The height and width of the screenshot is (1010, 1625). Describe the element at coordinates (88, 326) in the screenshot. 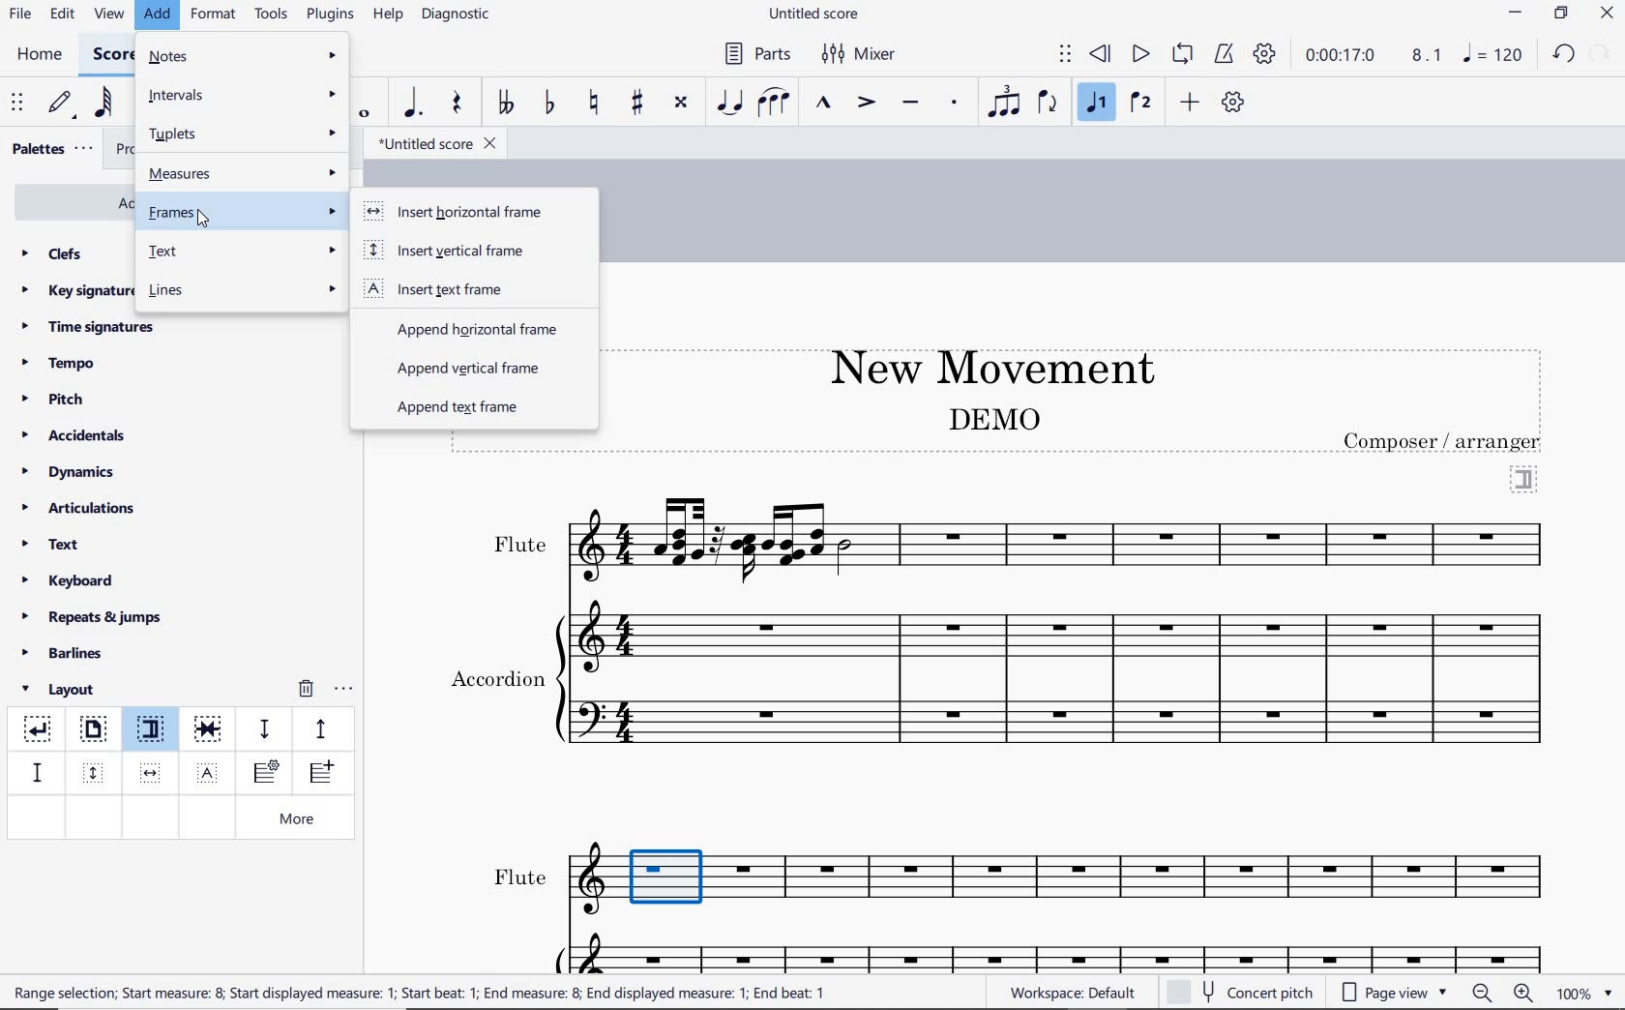

I see `time signatures` at that location.